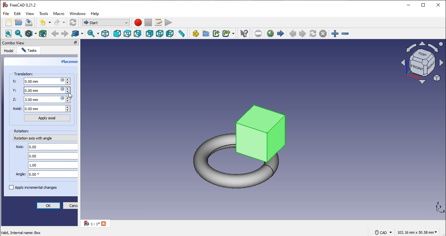  I want to click on model, so click(8, 50).